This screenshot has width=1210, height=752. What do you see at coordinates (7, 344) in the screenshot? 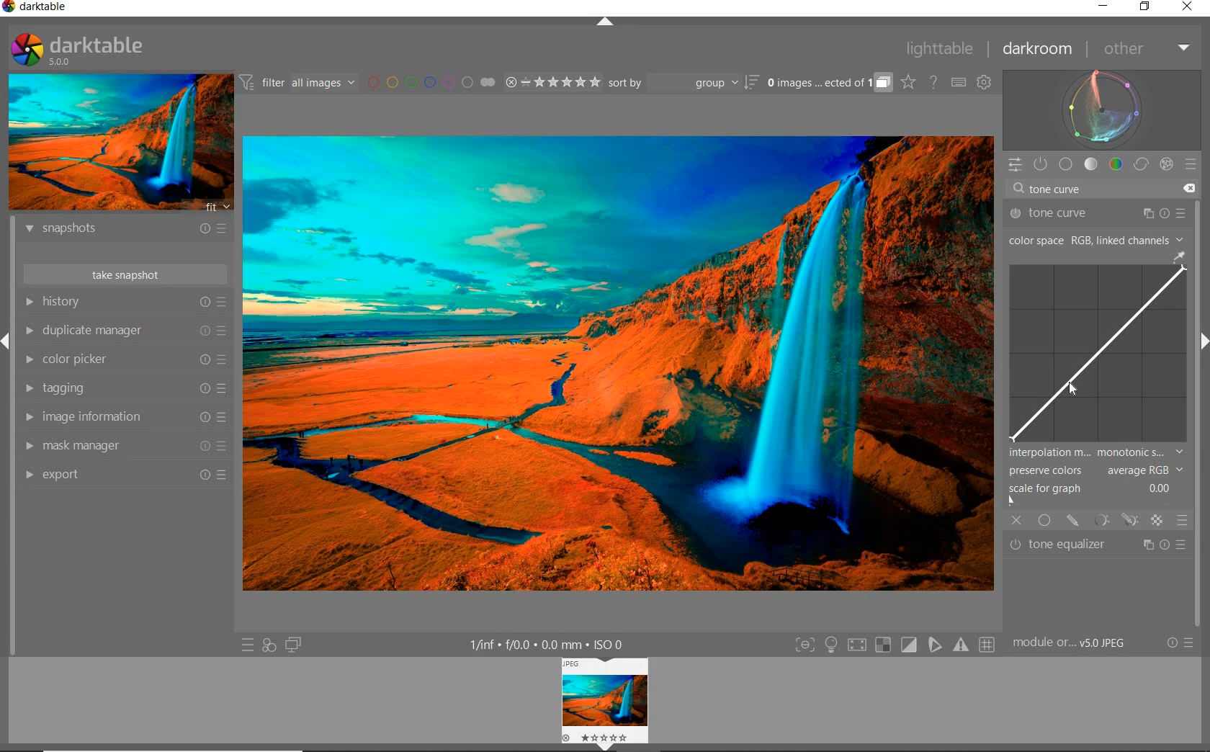
I see `Expand/Collapse` at bounding box center [7, 344].